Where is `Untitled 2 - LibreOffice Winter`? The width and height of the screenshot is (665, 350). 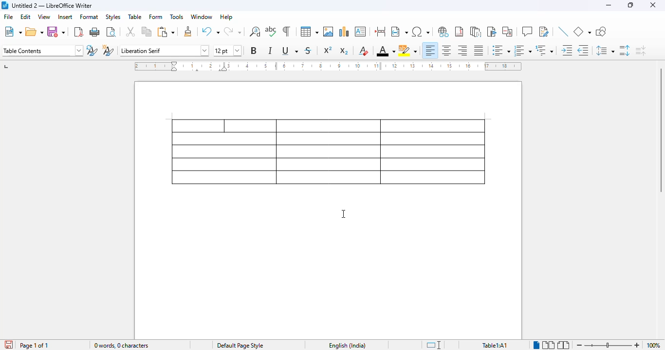 Untitled 2 - LibreOffice Winter is located at coordinates (53, 5).